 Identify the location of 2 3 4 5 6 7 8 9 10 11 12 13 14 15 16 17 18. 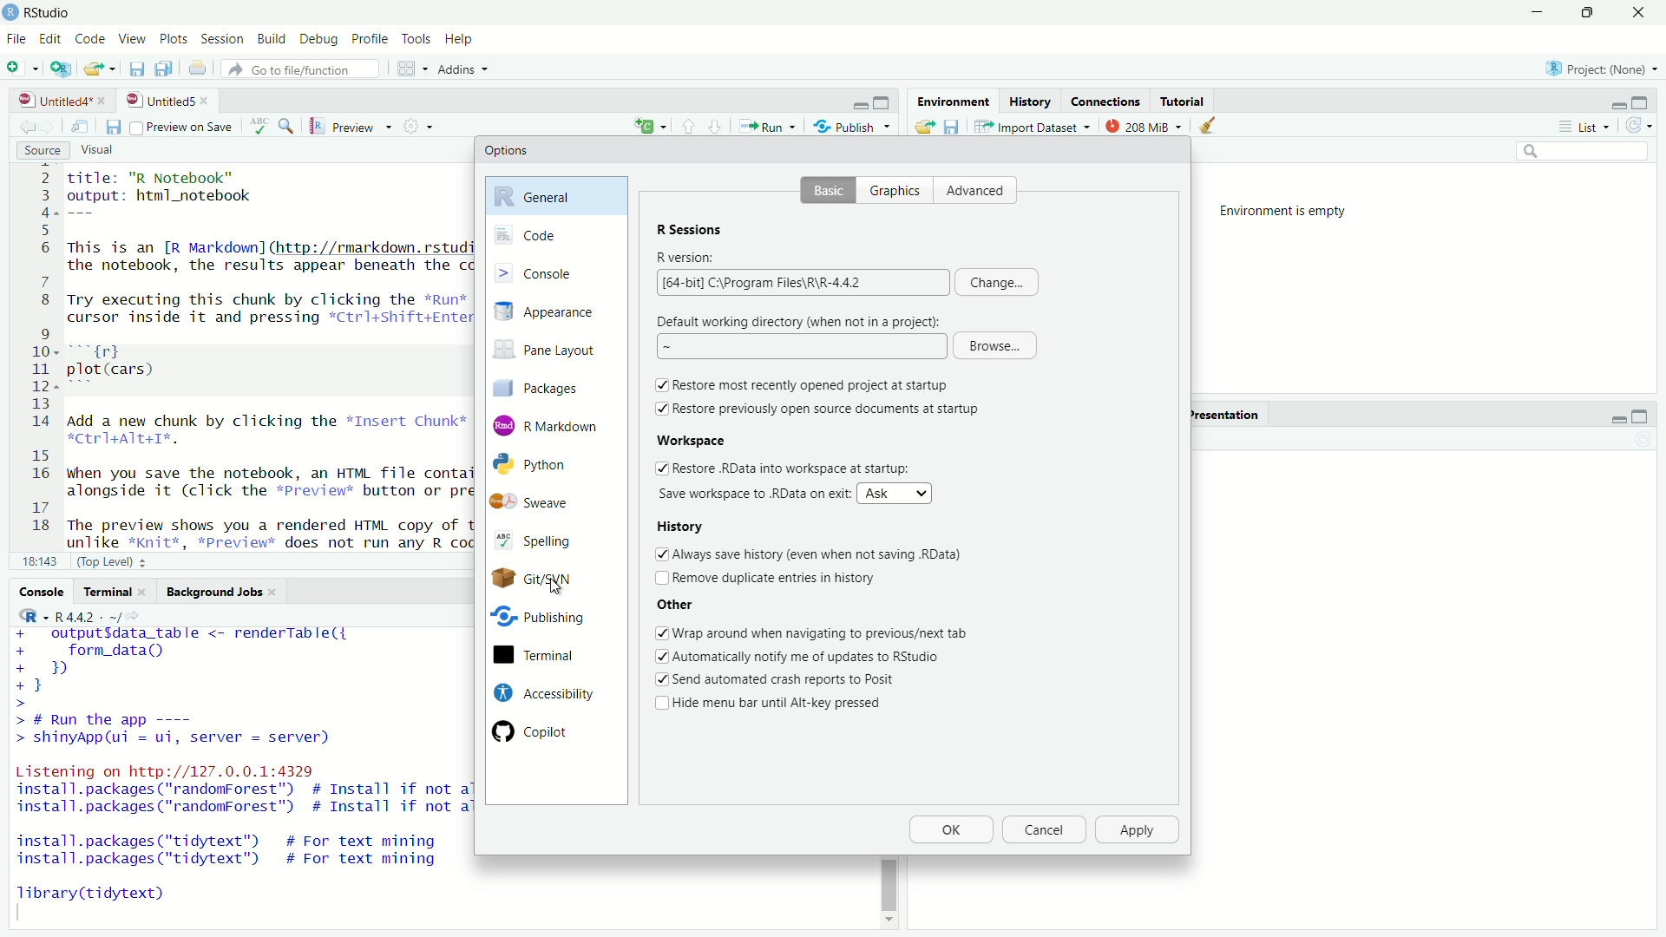
(36, 356).